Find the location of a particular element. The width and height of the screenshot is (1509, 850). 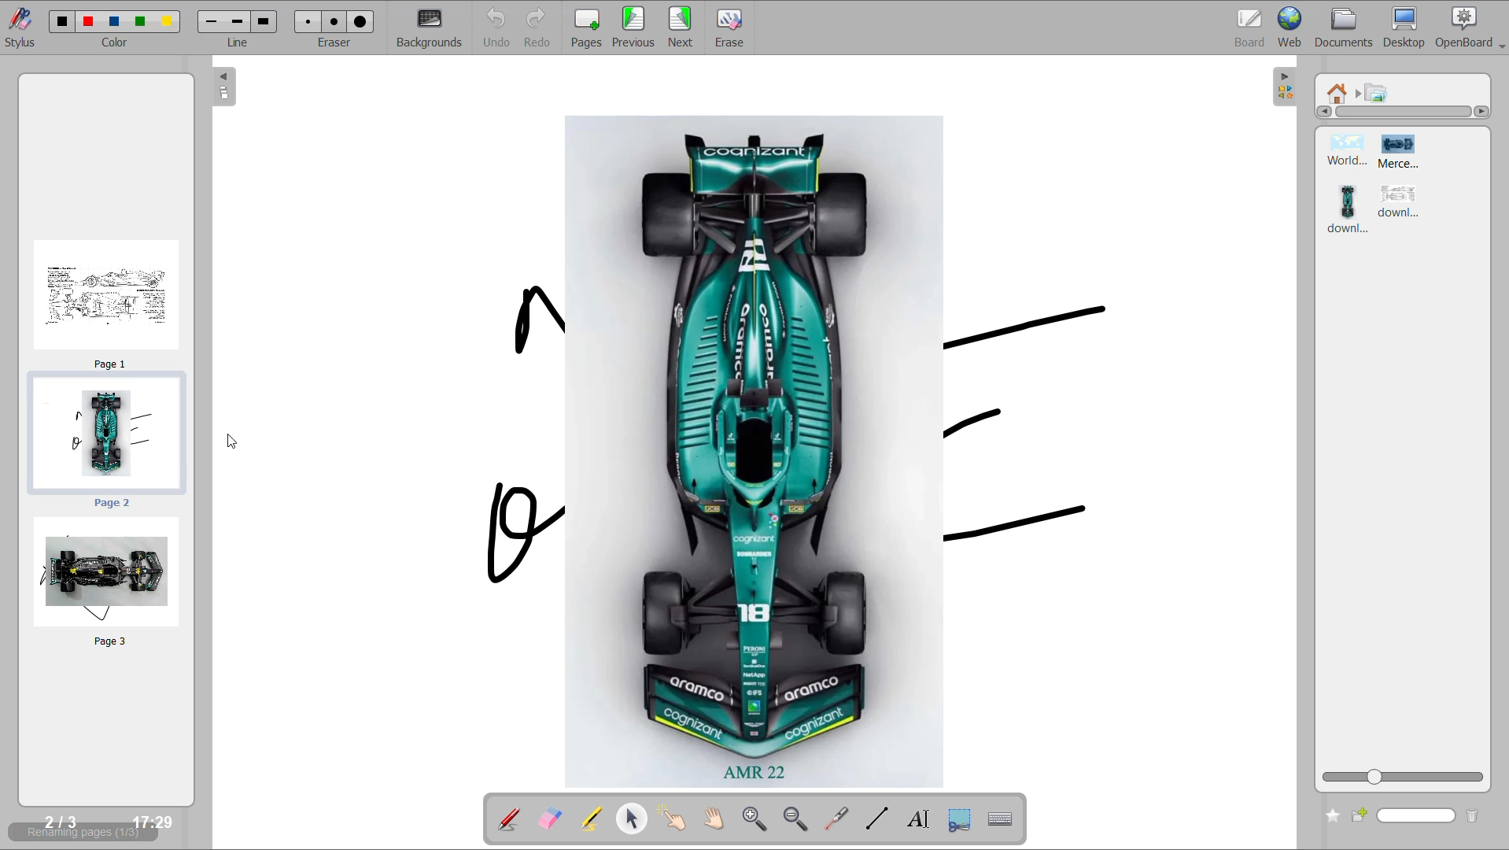

17:29 is located at coordinates (154, 823).